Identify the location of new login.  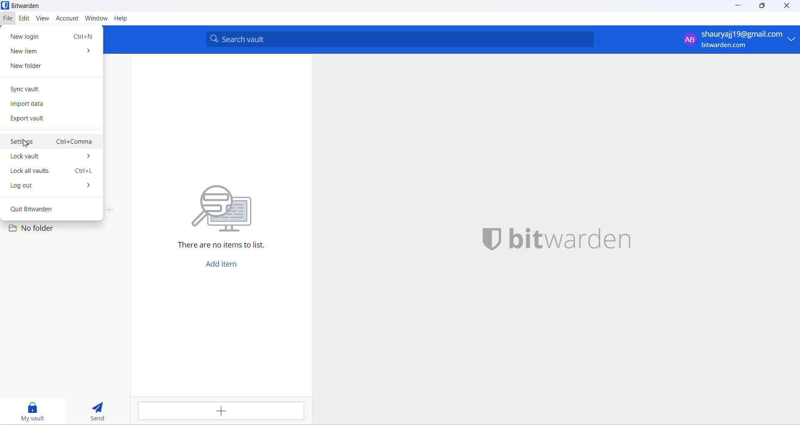
(49, 37).